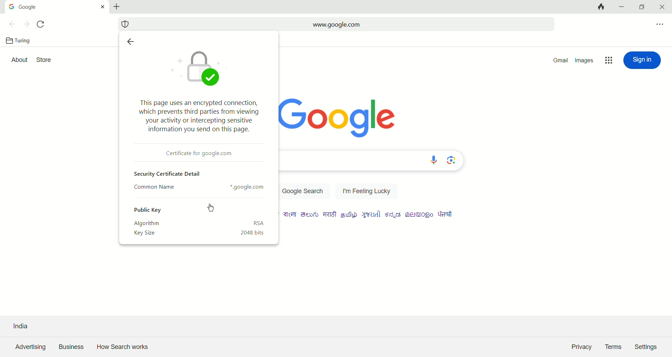 This screenshot has width=672, height=357. Describe the element at coordinates (136, 43) in the screenshot. I see `previous` at that location.